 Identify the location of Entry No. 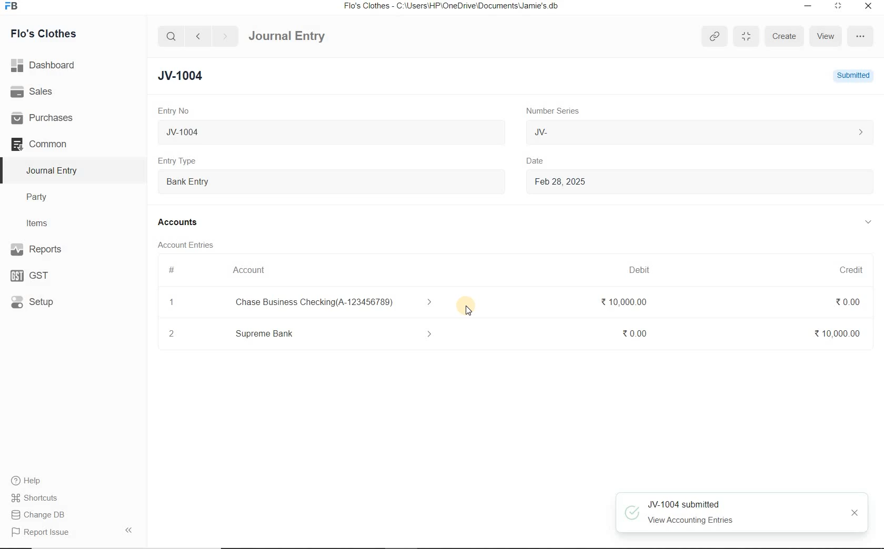
(175, 111).